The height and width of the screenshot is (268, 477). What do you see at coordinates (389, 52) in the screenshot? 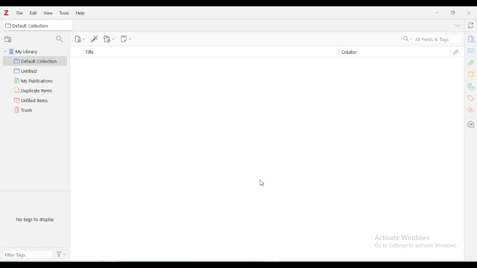
I see `creator` at bounding box center [389, 52].